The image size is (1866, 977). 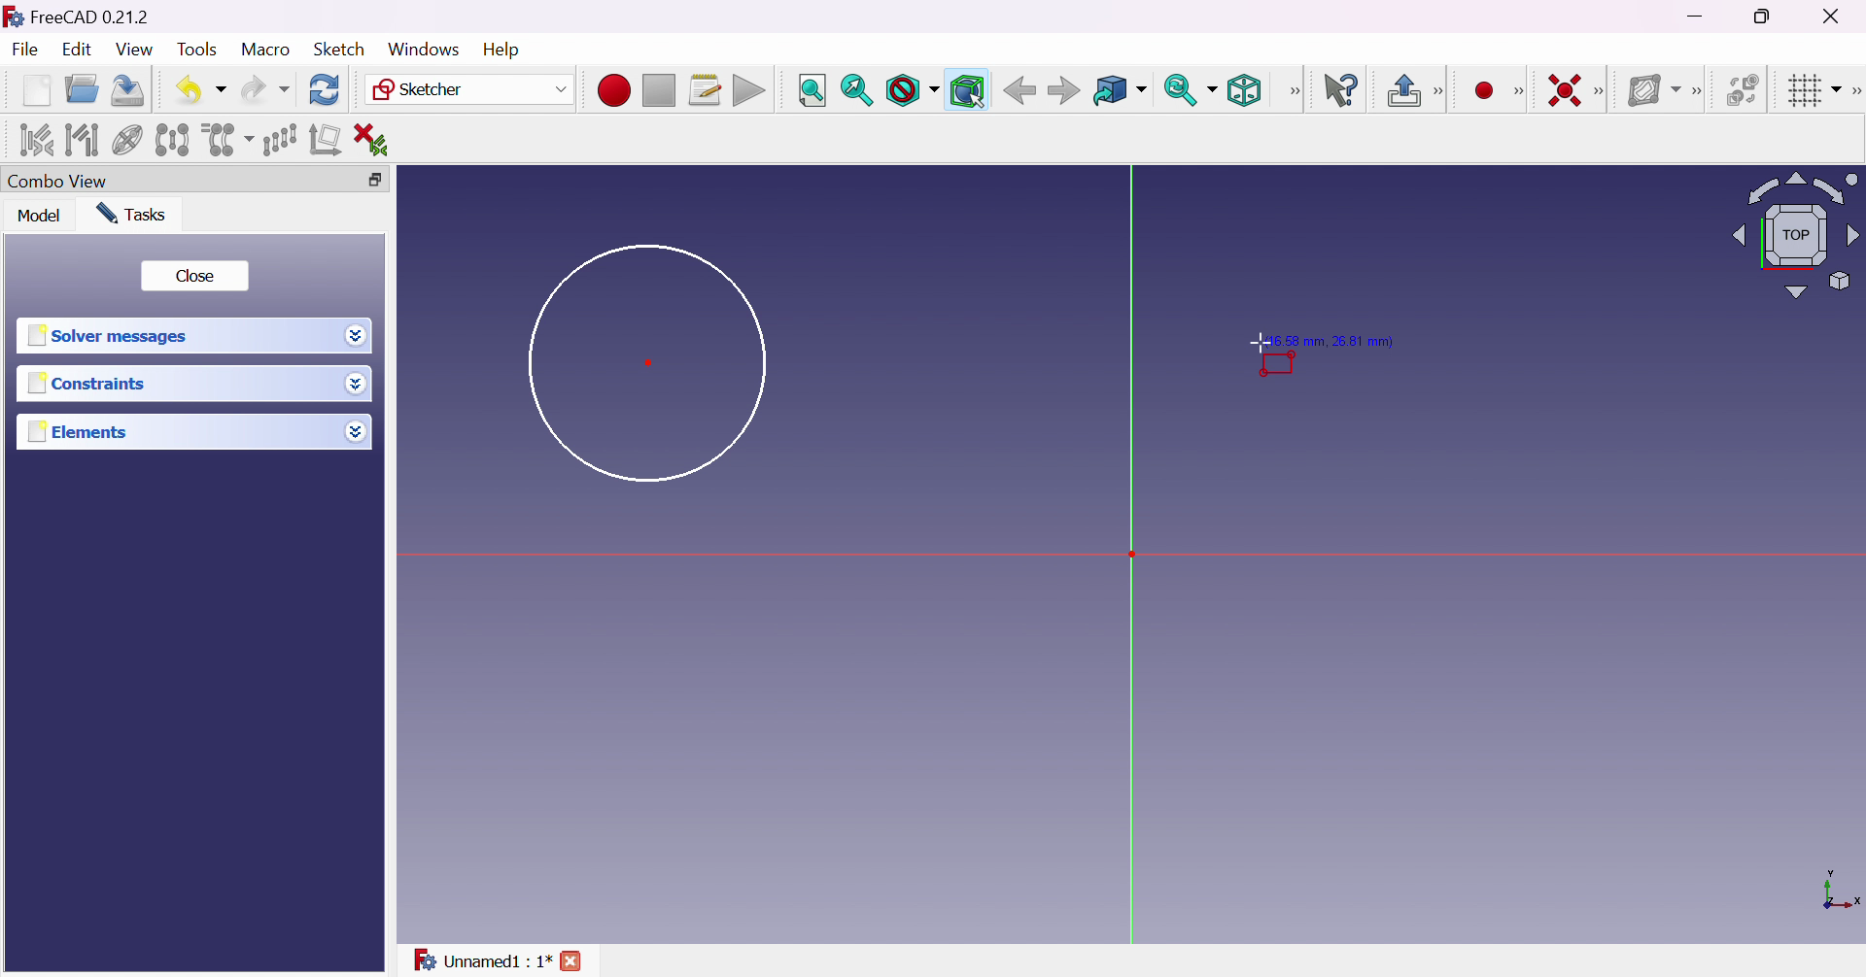 What do you see at coordinates (1563, 90) in the screenshot?
I see `Constrain coincident` at bounding box center [1563, 90].